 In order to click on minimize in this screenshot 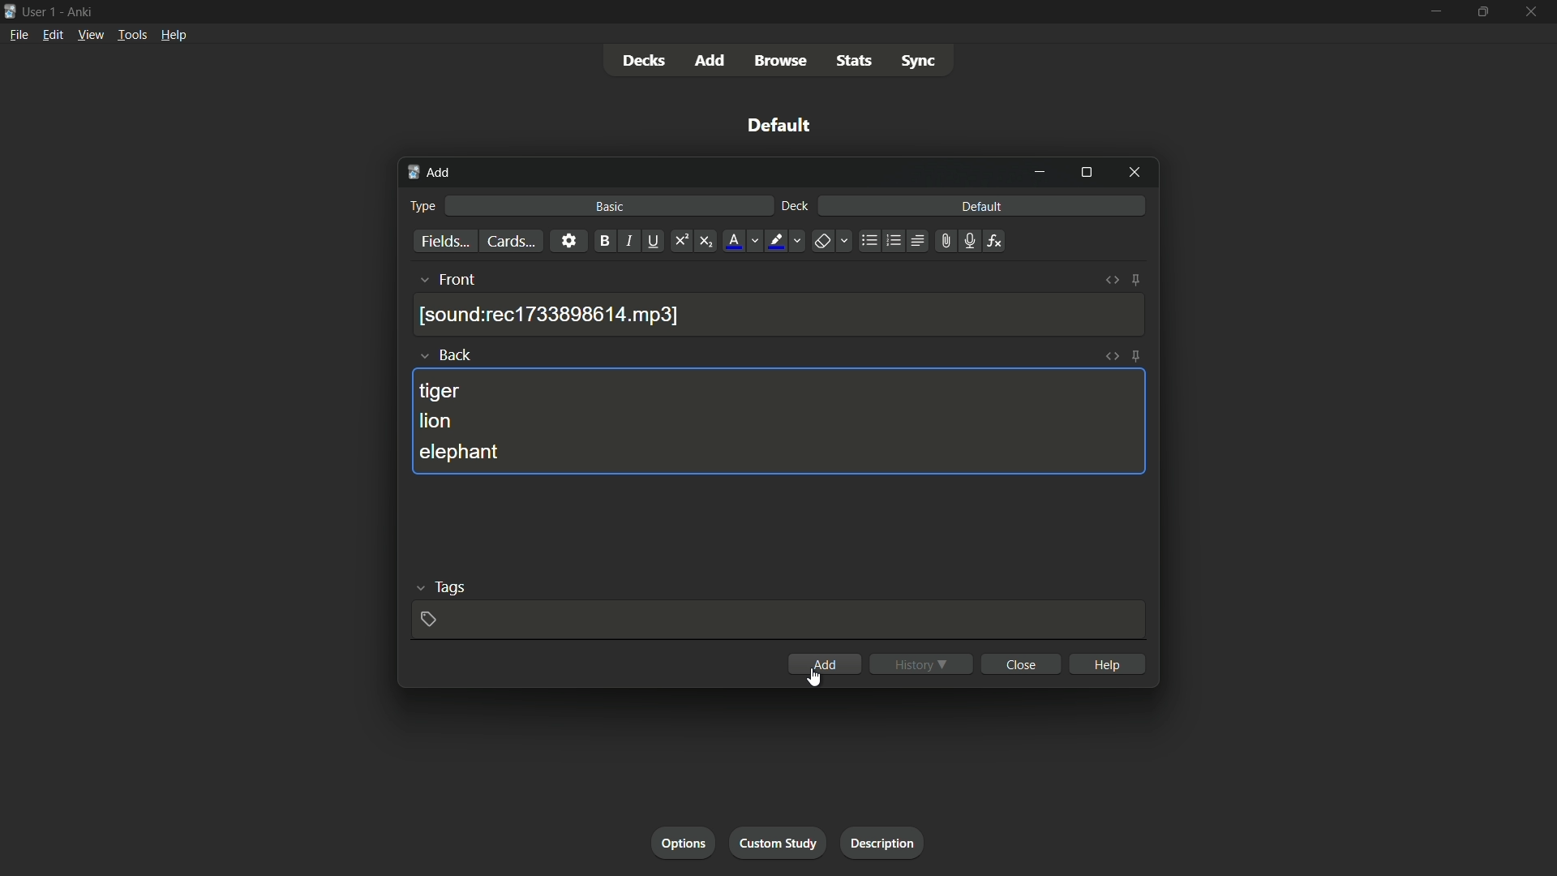, I will do `click(1435, 11)`.